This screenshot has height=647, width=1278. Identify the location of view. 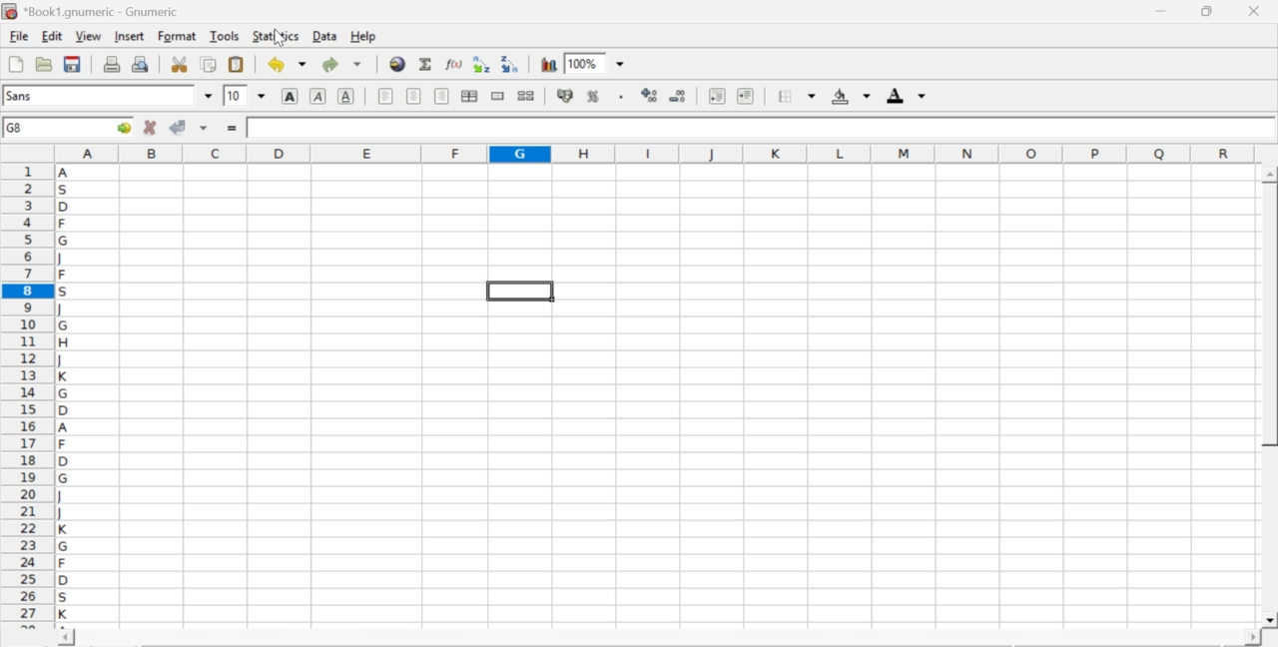
(88, 35).